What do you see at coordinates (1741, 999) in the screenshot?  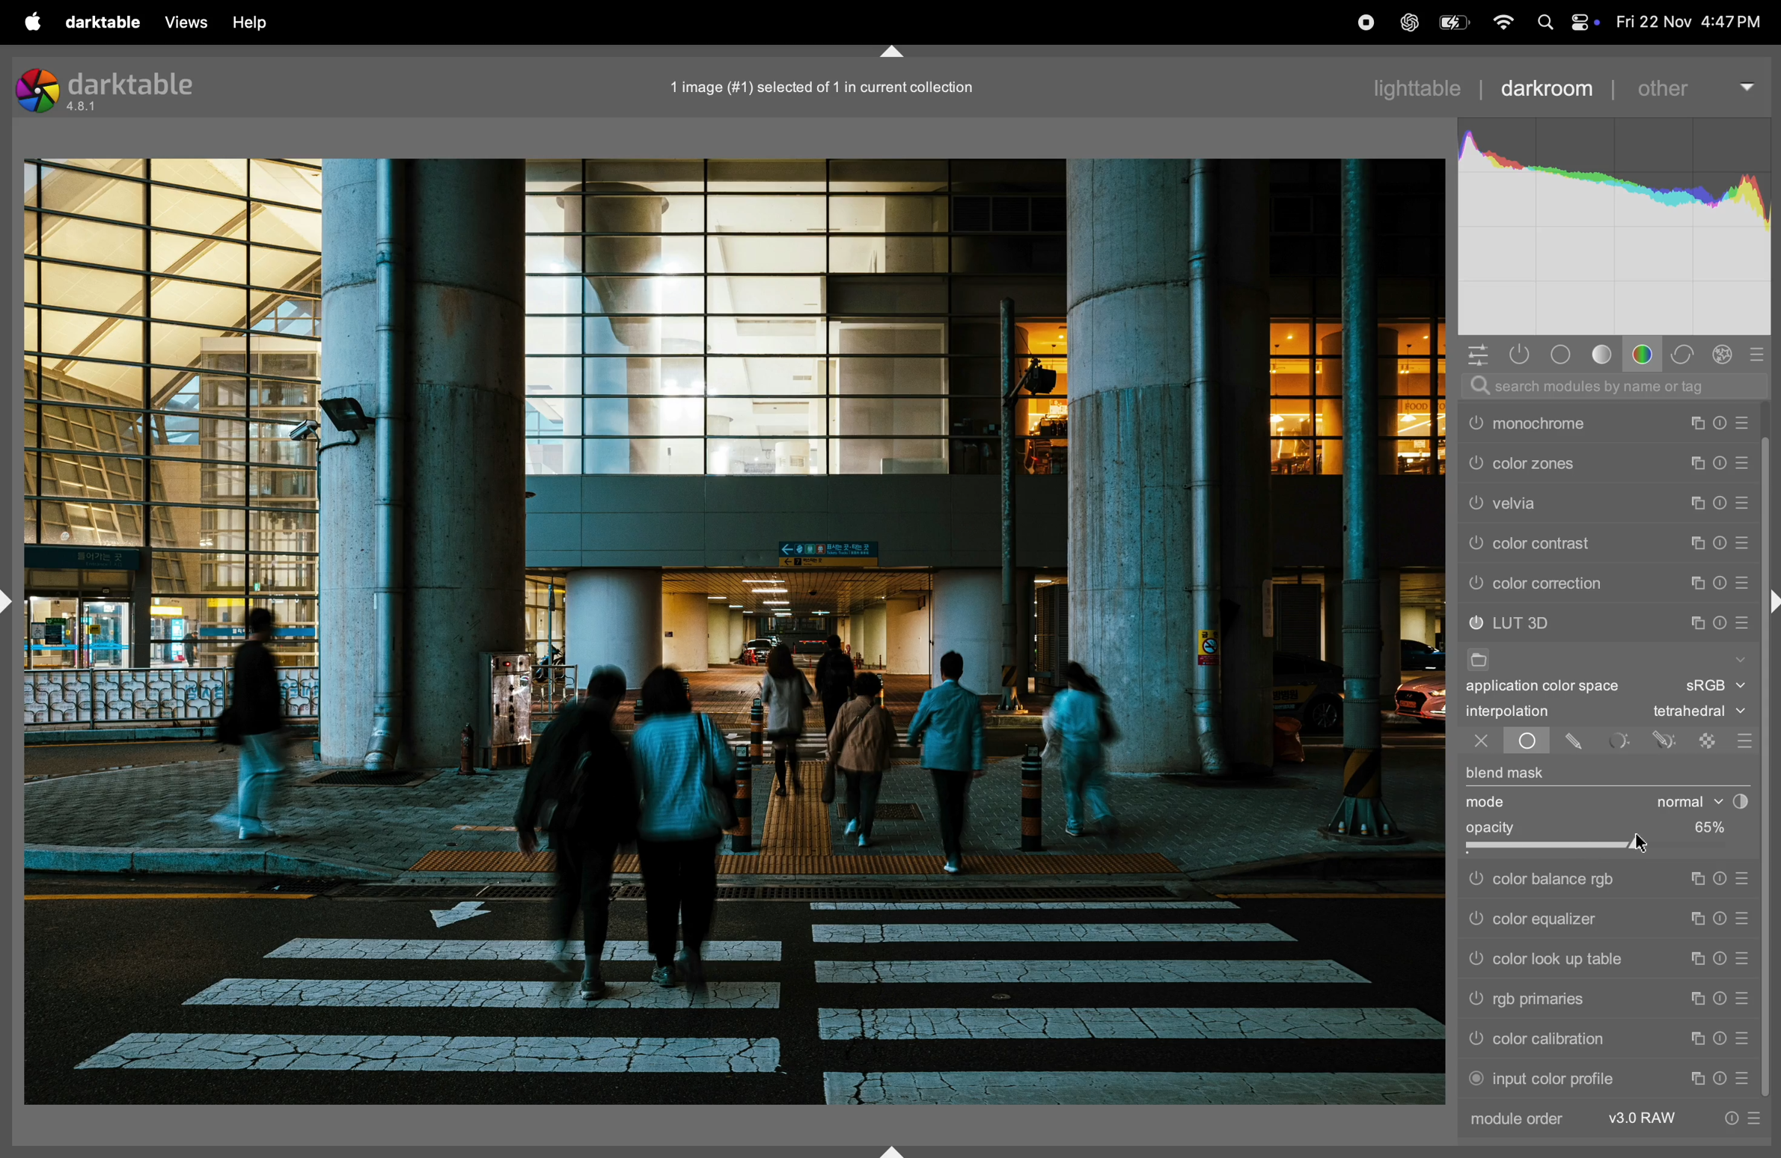 I see `presets` at bounding box center [1741, 999].